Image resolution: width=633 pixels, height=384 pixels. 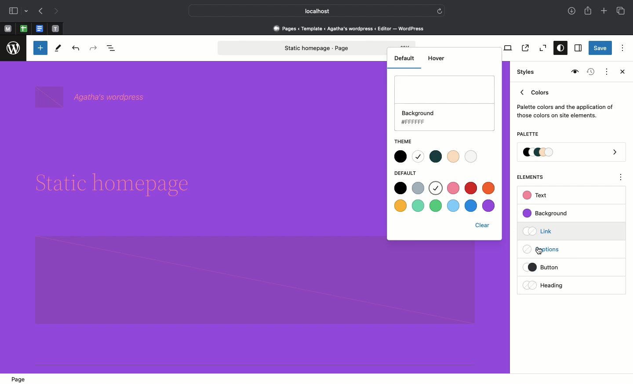 What do you see at coordinates (440, 156) in the screenshot?
I see `Theme color` at bounding box center [440, 156].